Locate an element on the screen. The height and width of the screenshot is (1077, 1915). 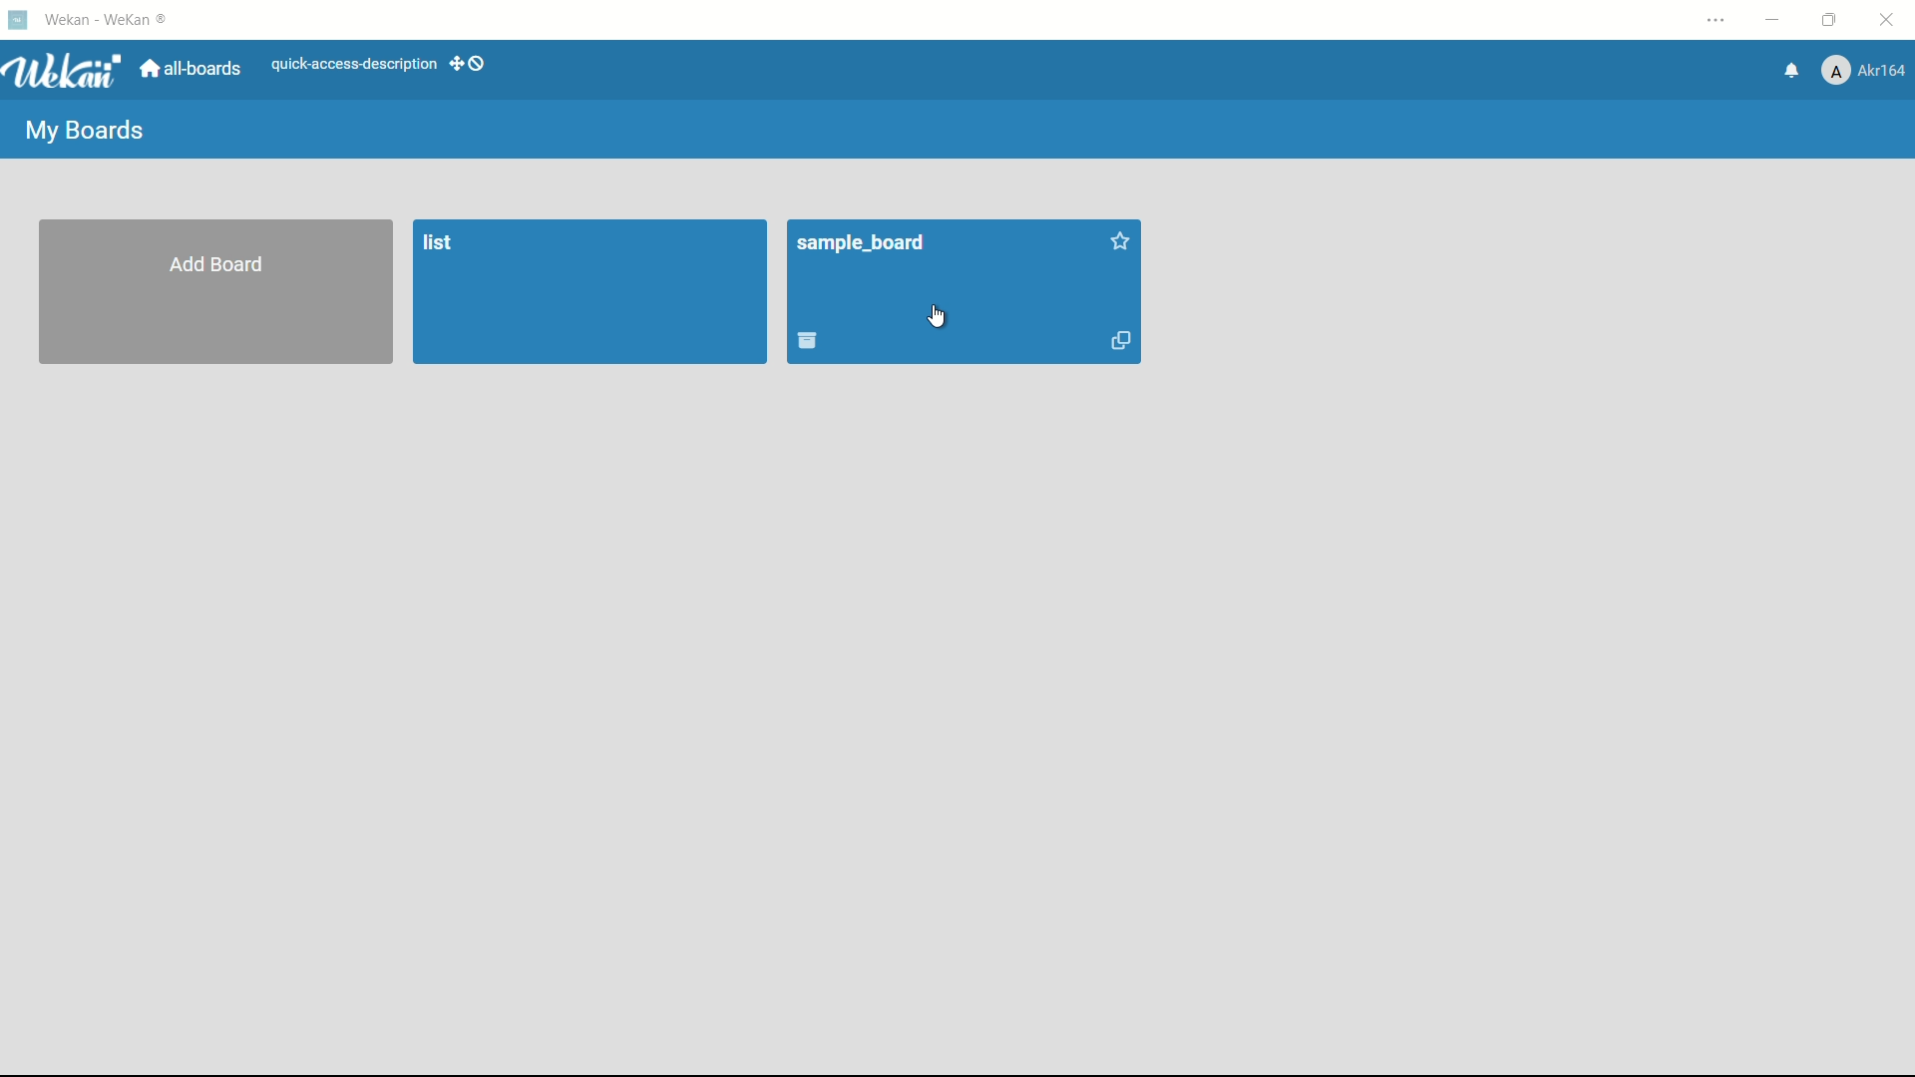
my boards is located at coordinates (86, 132).